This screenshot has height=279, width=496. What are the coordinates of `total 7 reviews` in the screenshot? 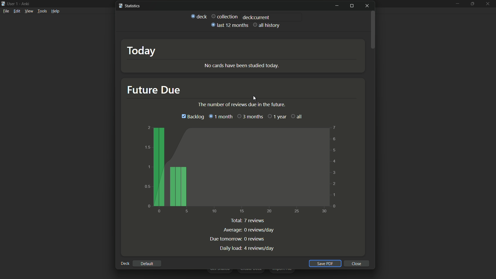 It's located at (249, 221).